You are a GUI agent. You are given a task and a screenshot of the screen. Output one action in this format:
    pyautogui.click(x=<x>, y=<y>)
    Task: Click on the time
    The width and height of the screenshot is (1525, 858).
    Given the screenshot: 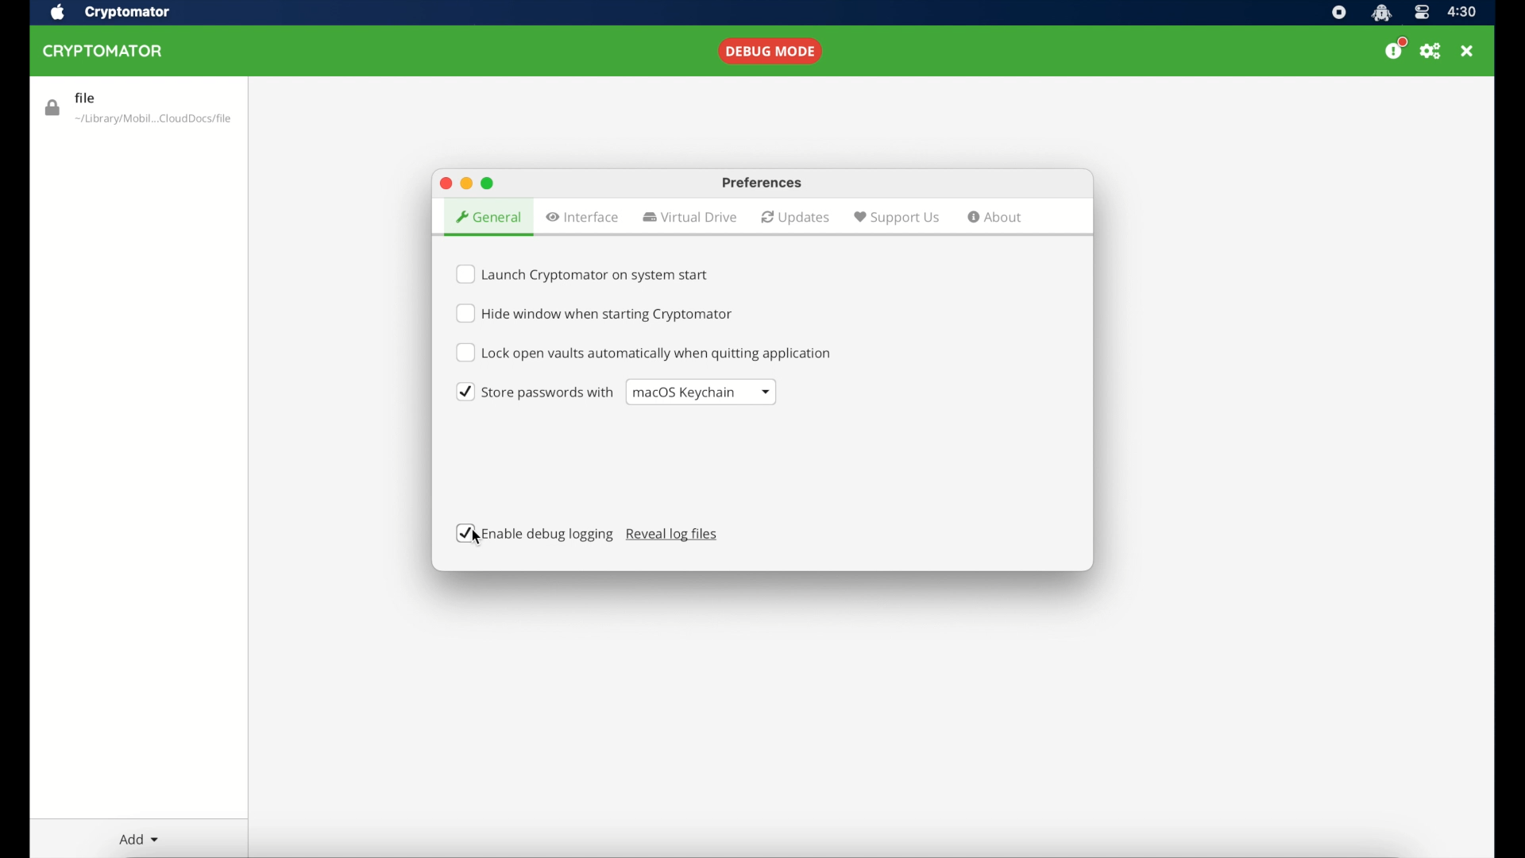 What is the action you would take?
    pyautogui.click(x=1463, y=12)
    